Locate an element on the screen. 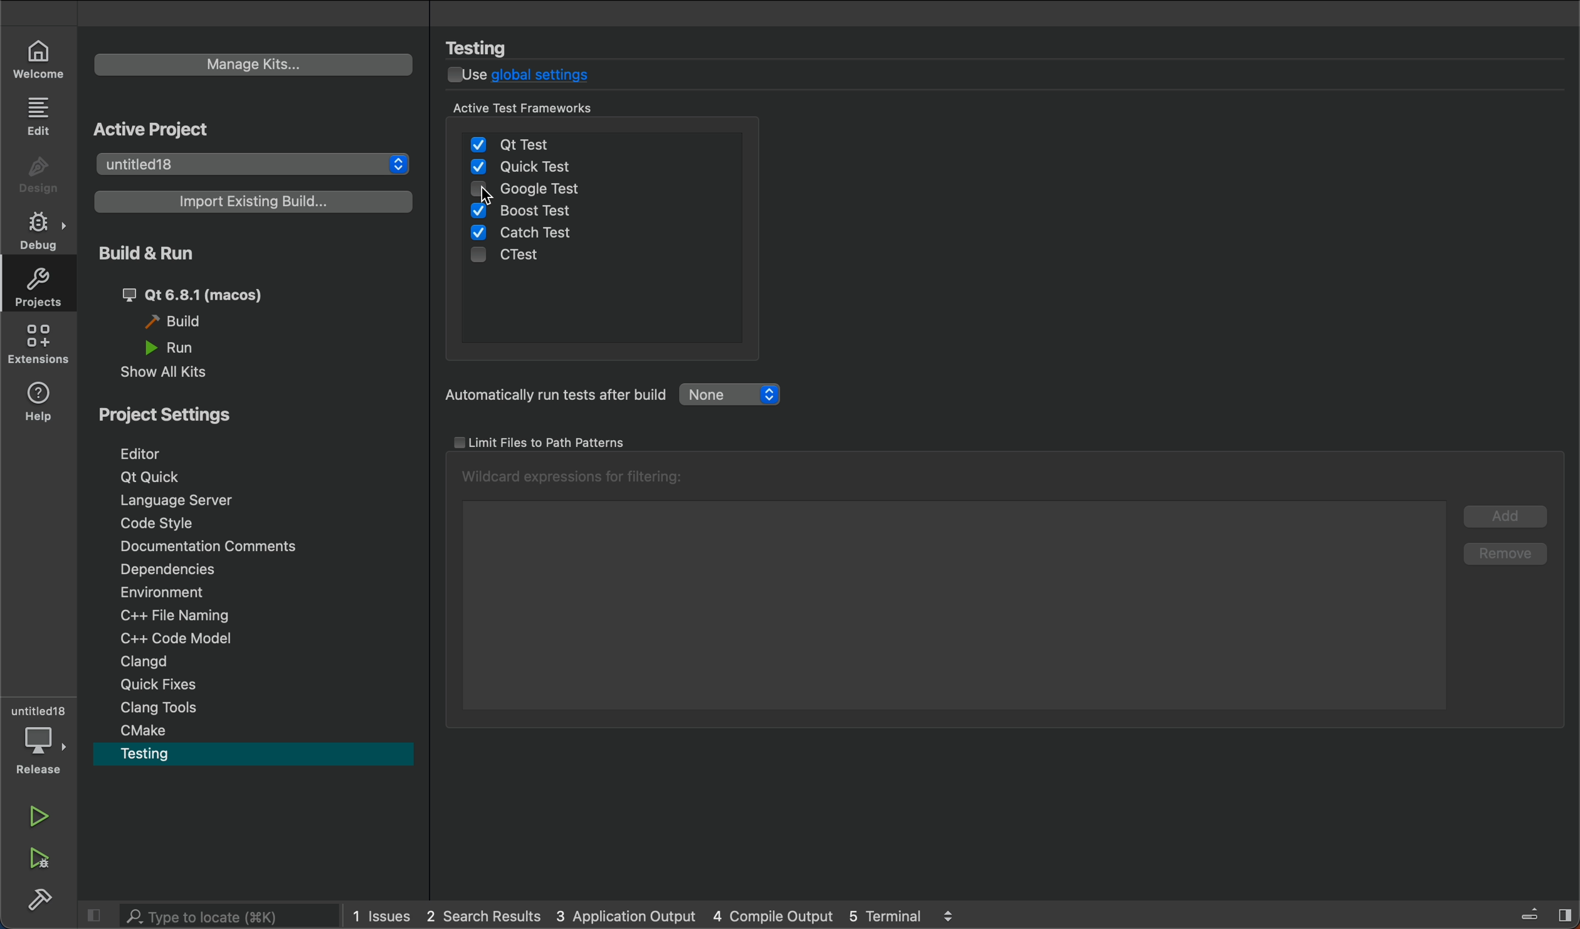 Image resolution: width=1580 pixels, height=929 pixels. debugger is located at coordinates (41, 739).